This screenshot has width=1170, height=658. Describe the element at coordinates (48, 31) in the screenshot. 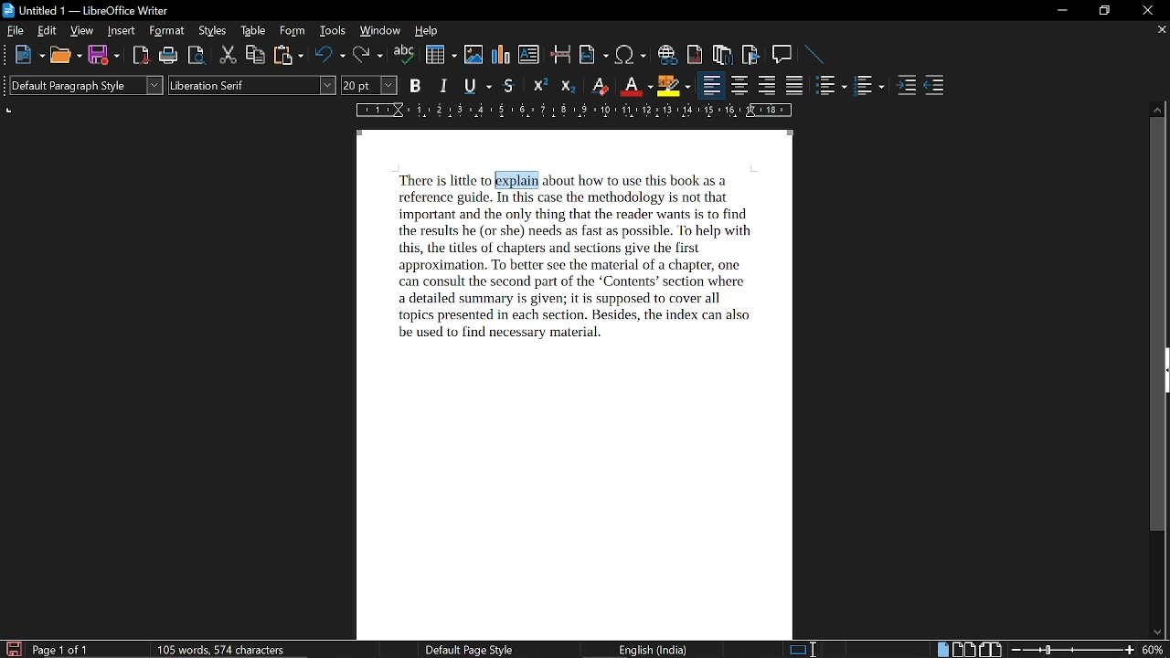

I see `edit` at that location.